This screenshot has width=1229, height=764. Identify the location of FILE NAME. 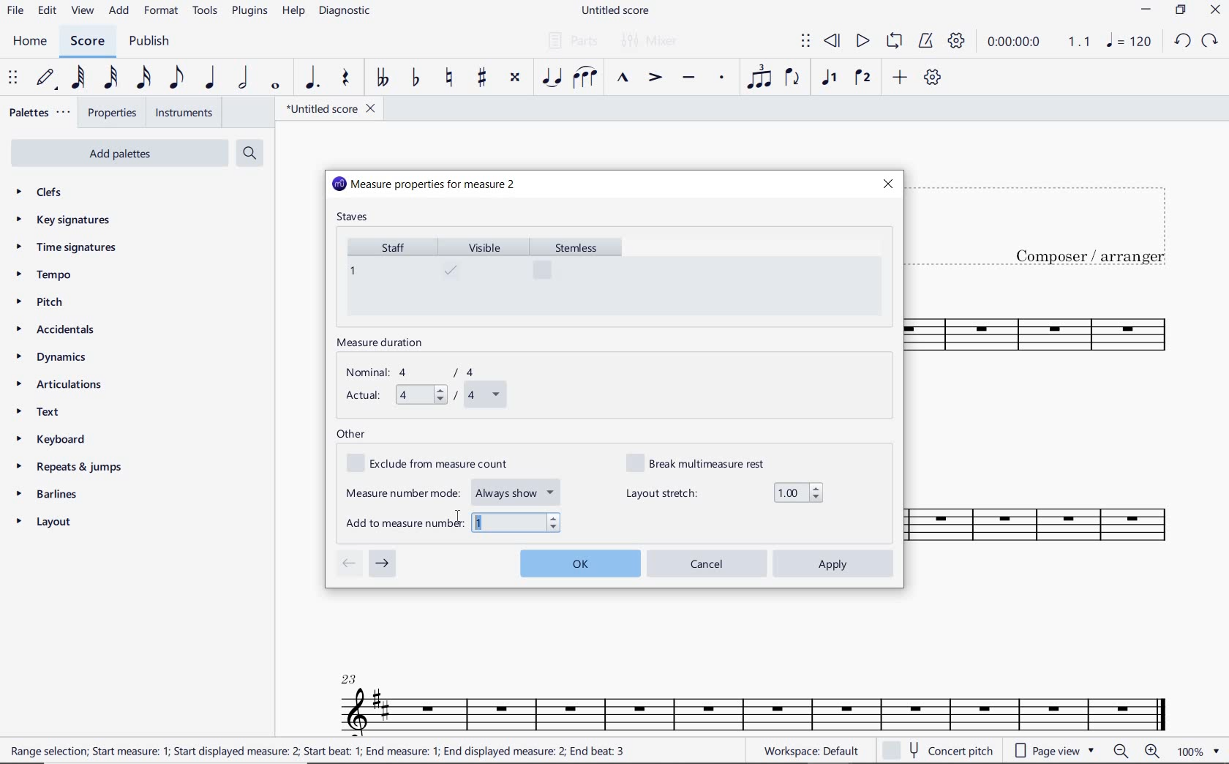
(330, 108).